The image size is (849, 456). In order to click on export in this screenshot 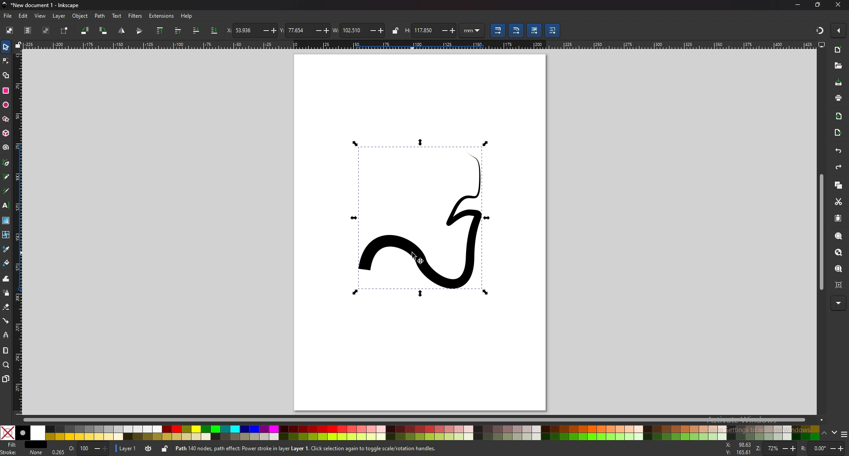, I will do `click(839, 133)`.